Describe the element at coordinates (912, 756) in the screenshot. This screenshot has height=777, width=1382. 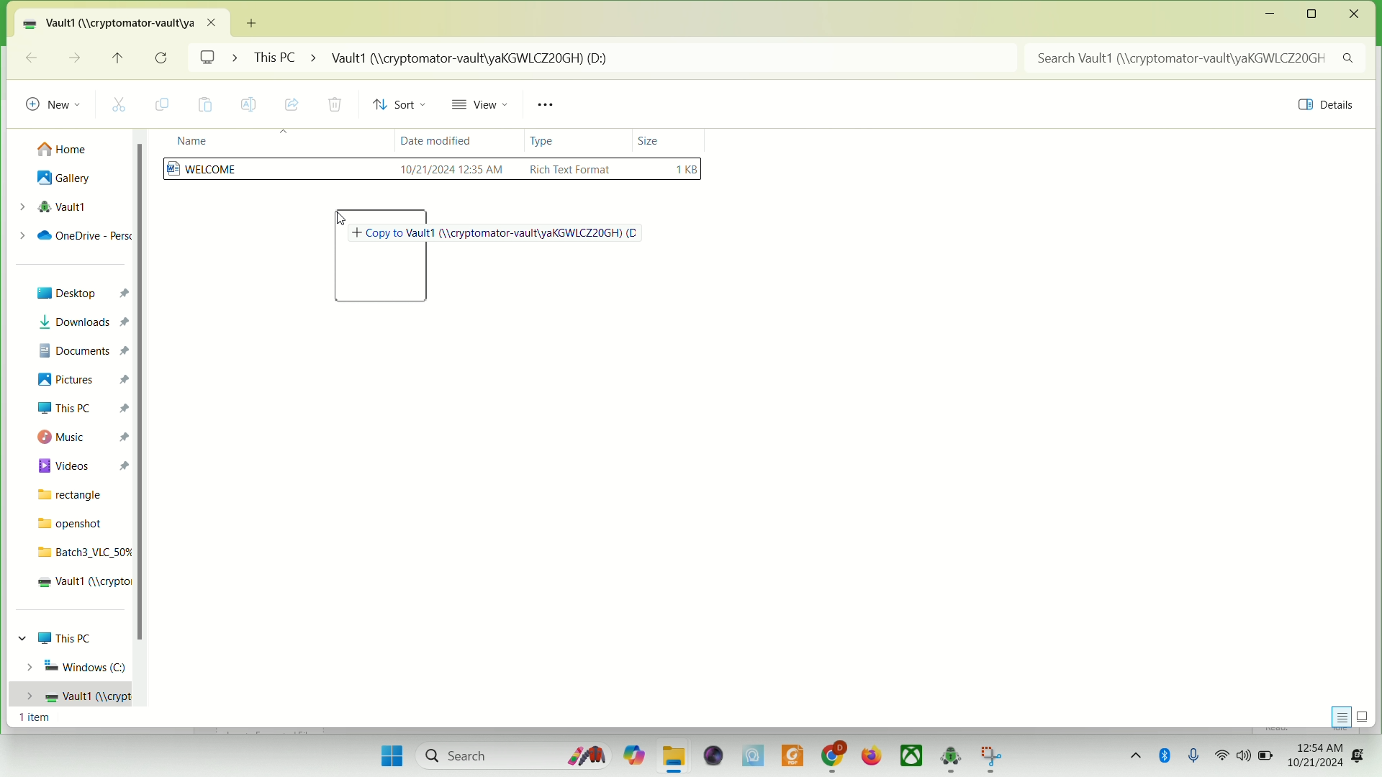
I see `Xbox` at that location.